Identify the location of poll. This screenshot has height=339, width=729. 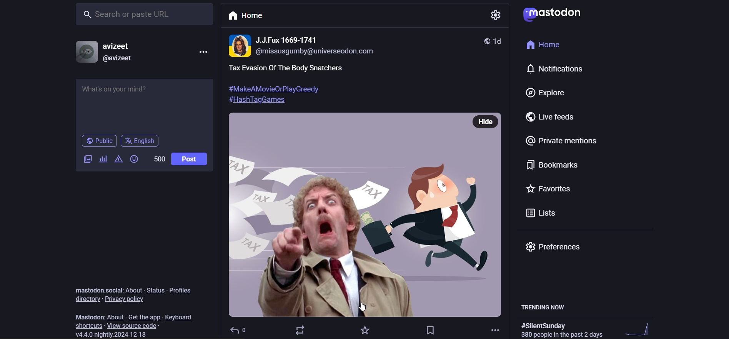
(104, 158).